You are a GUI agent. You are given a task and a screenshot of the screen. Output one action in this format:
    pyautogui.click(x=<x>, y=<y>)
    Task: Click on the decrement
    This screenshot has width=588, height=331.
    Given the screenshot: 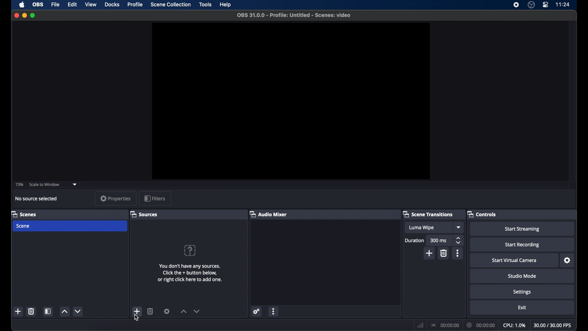 What is the action you would take?
    pyautogui.click(x=78, y=311)
    